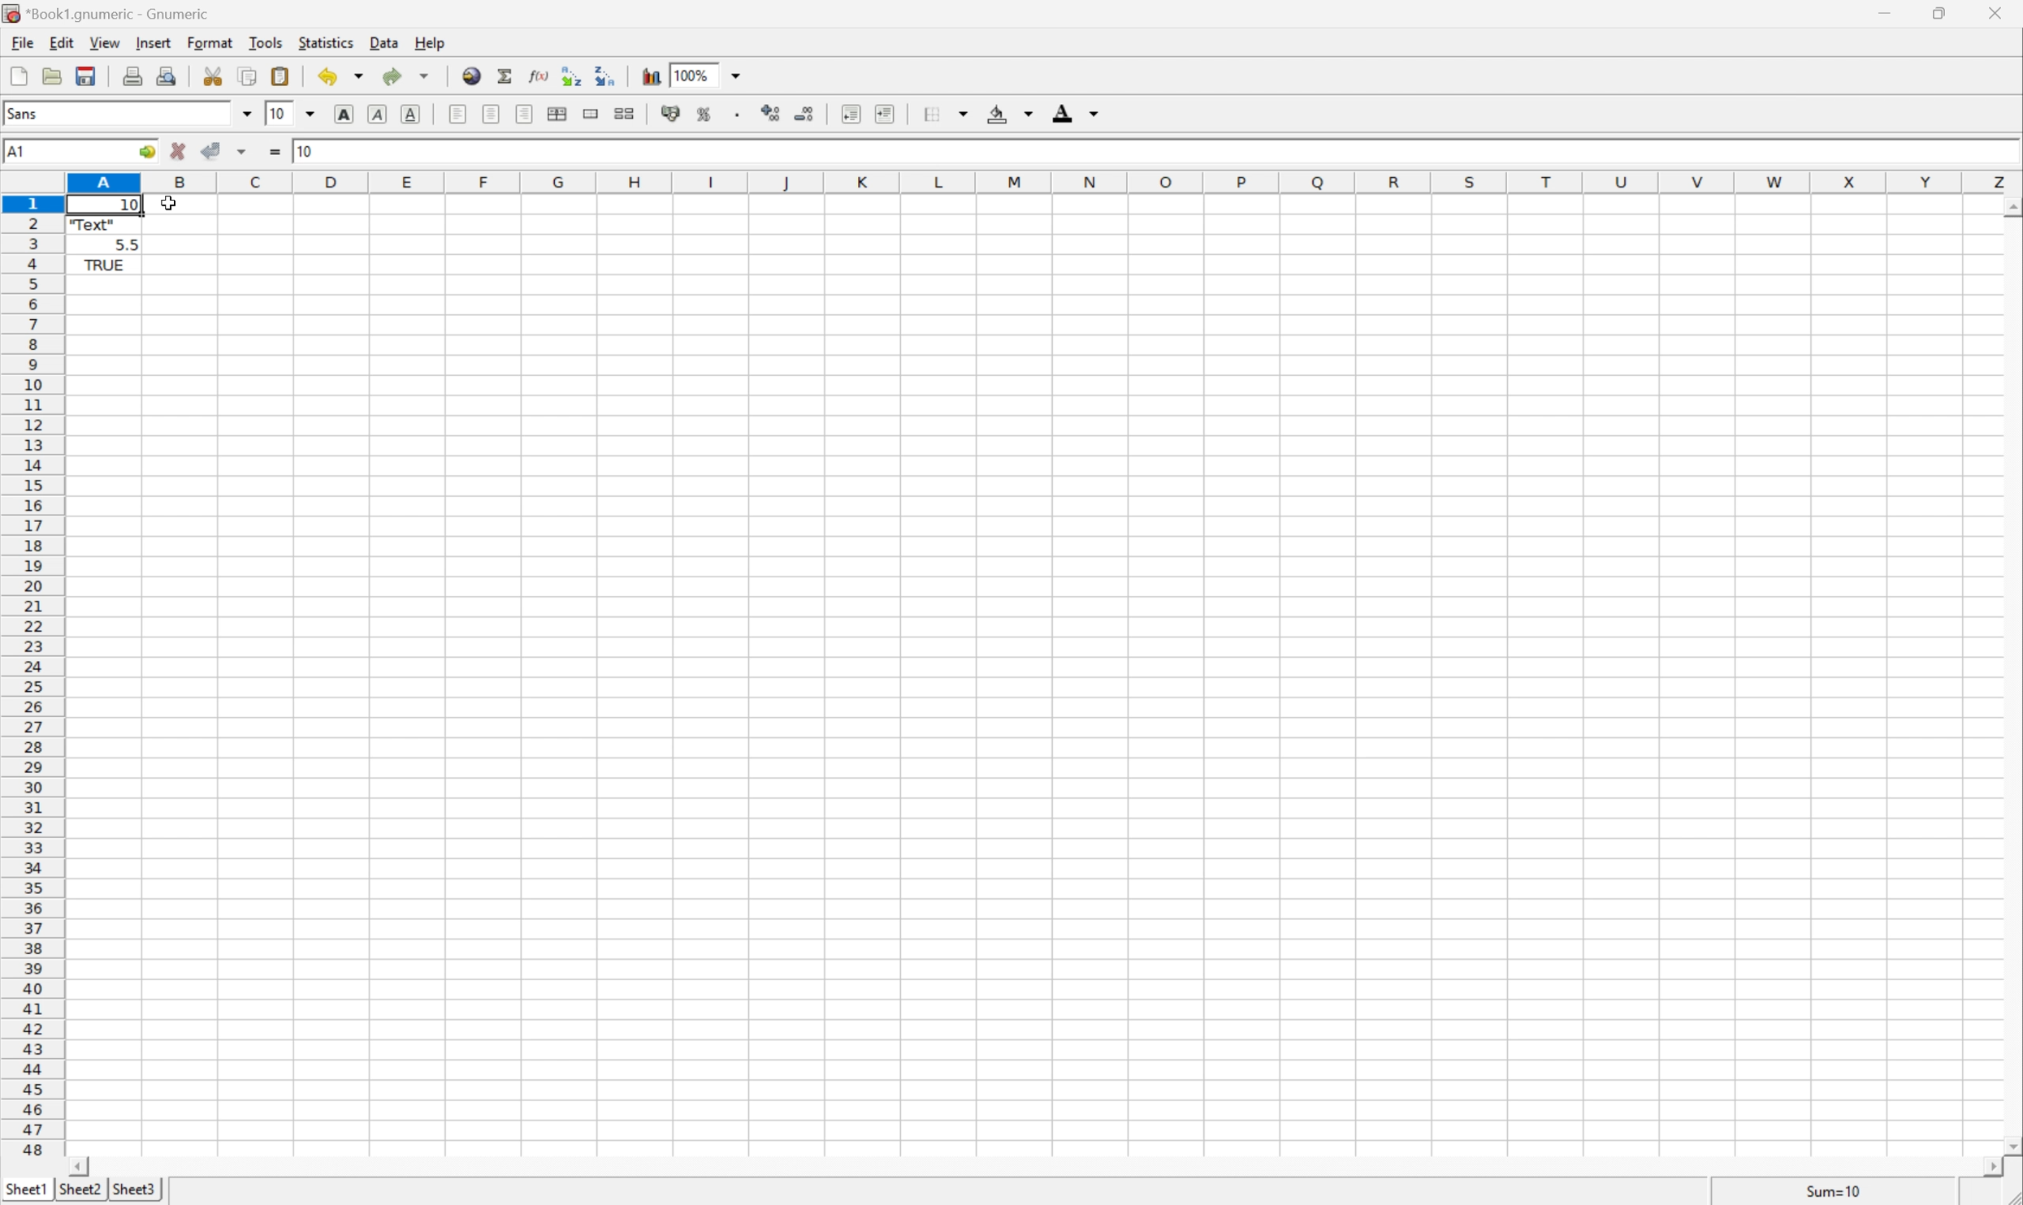  Describe the element at coordinates (168, 205) in the screenshot. I see `Cursor` at that location.